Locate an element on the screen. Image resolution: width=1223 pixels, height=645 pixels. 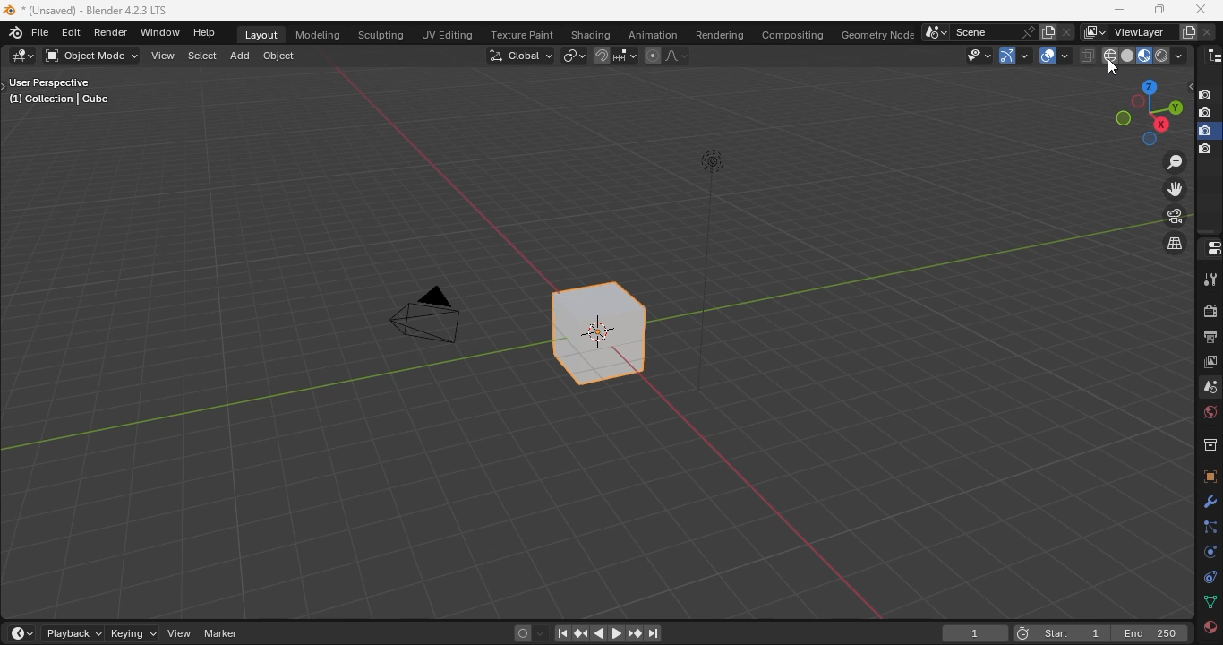
edit is located at coordinates (73, 32).